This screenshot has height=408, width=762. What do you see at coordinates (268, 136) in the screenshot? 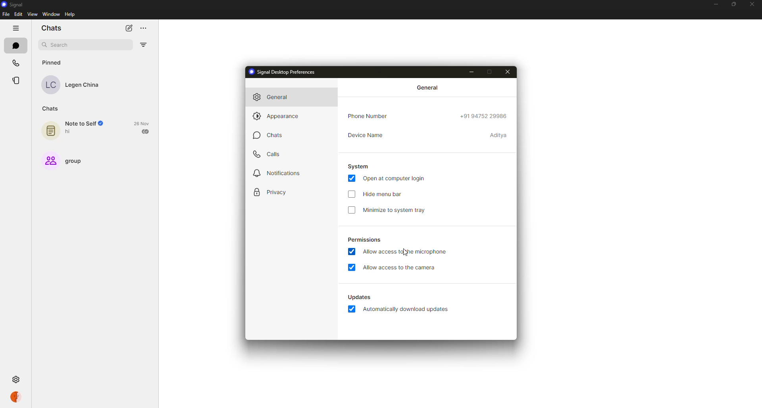
I see `chats` at bounding box center [268, 136].